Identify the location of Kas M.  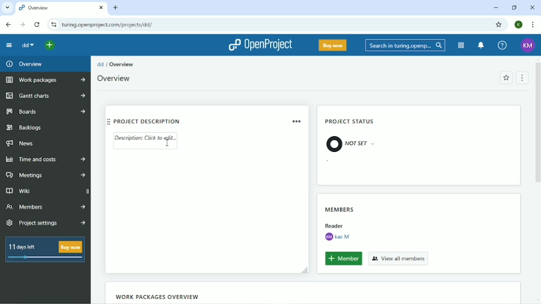
(337, 237).